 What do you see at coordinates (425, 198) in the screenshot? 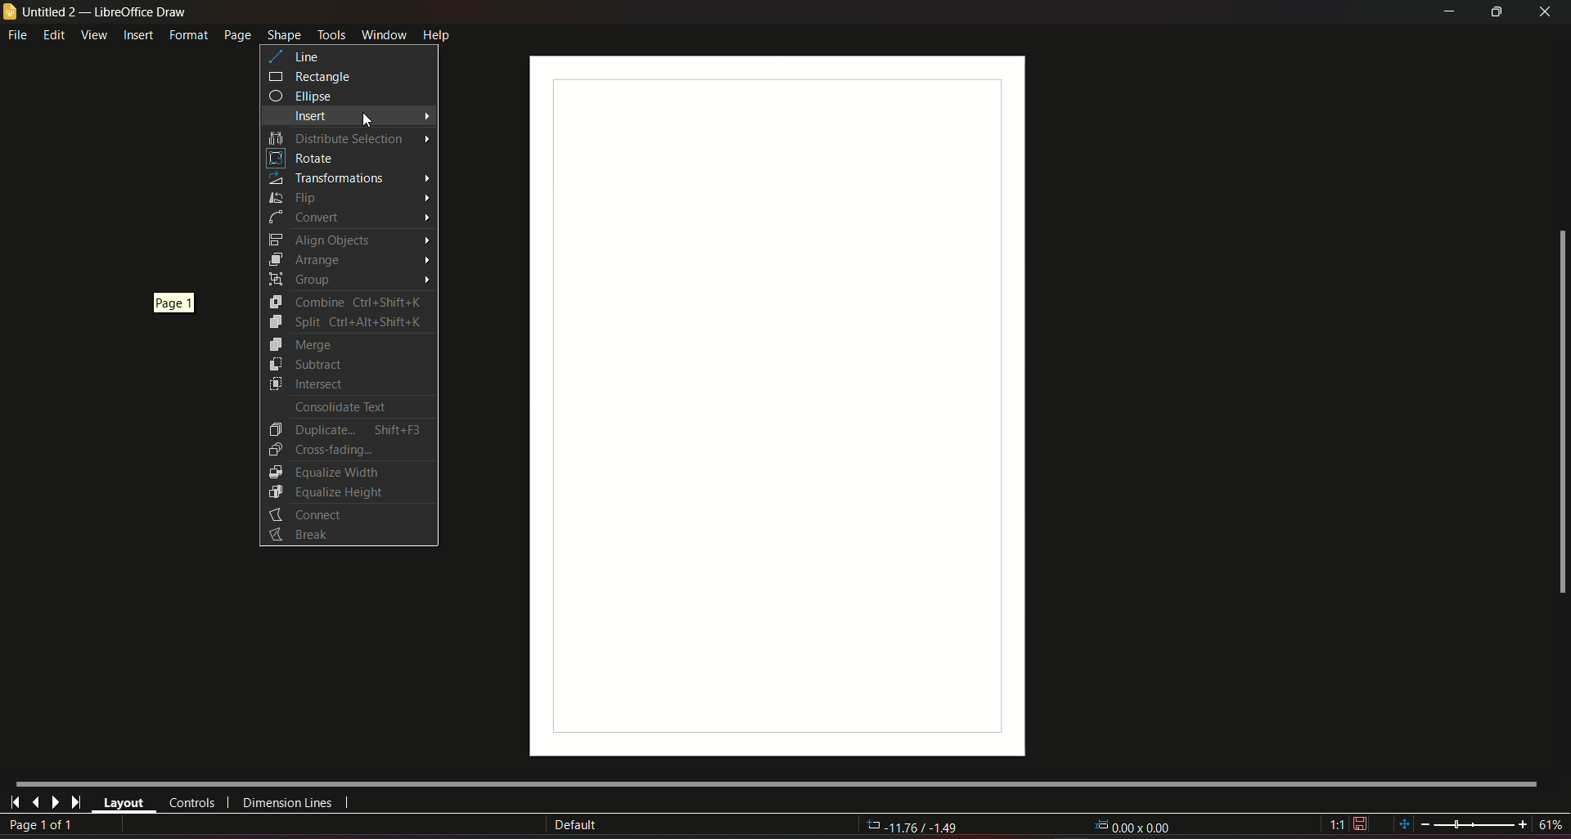
I see `Arrow` at bounding box center [425, 198].